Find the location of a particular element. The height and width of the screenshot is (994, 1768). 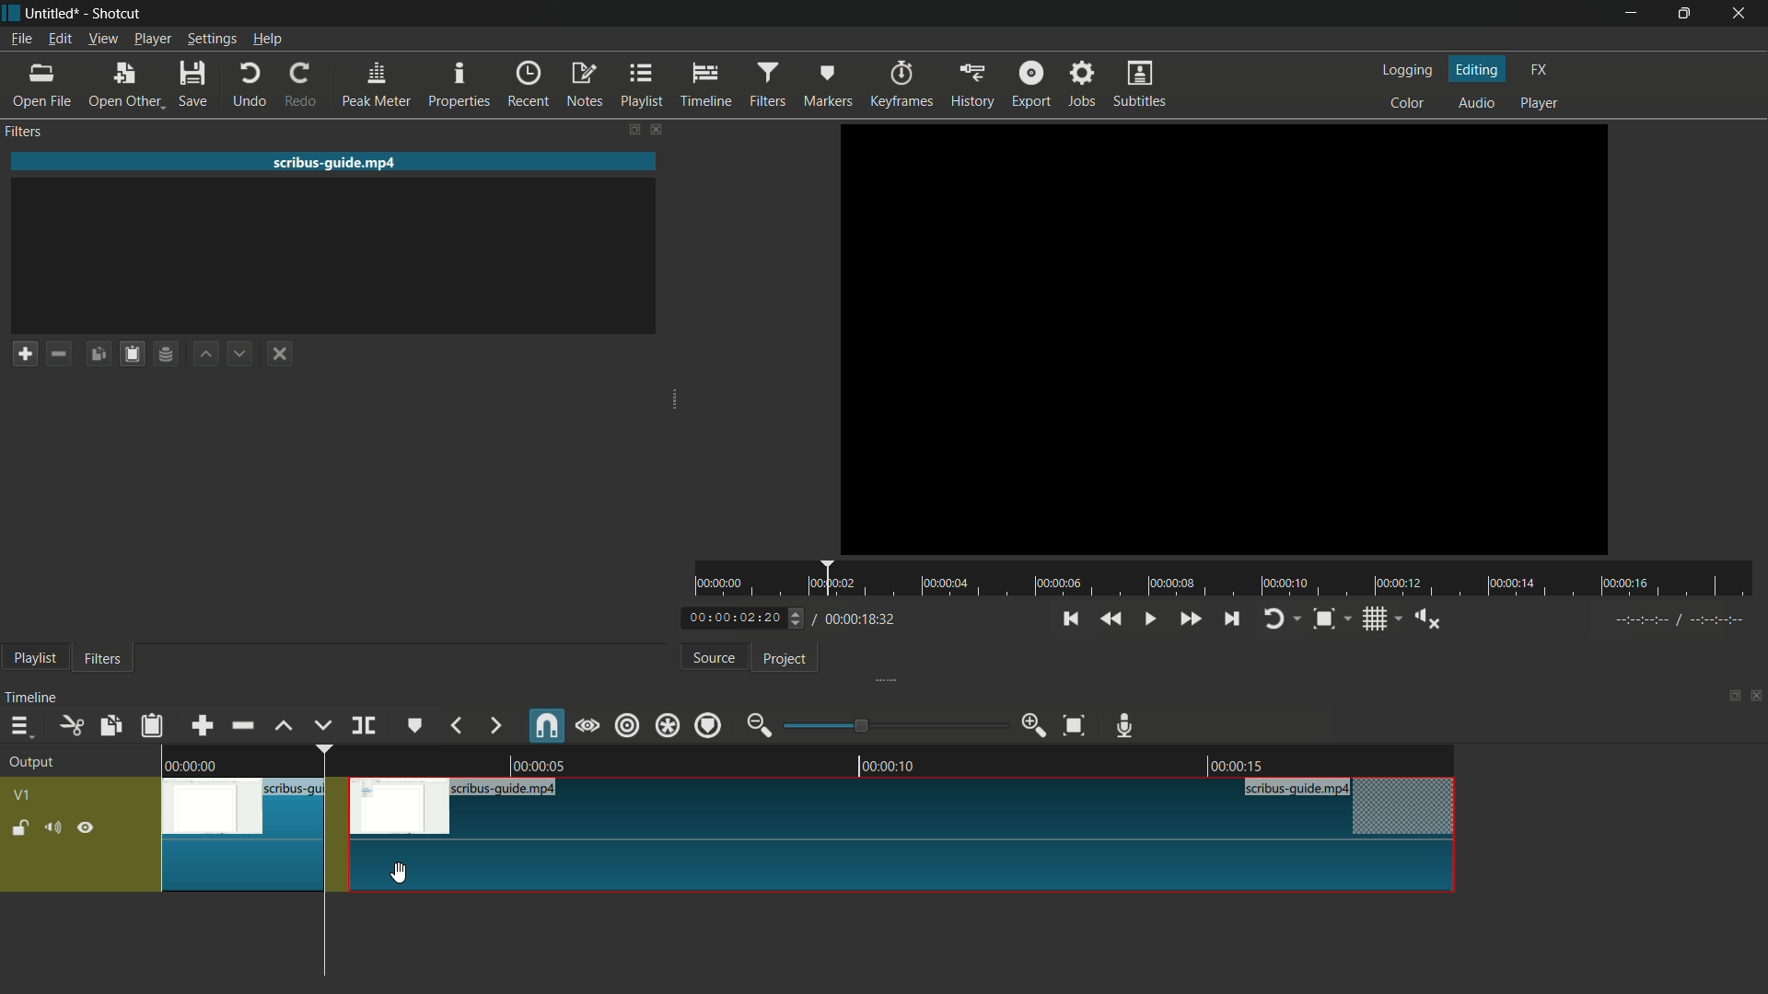

change layout is located at coordinates (1731, 698).